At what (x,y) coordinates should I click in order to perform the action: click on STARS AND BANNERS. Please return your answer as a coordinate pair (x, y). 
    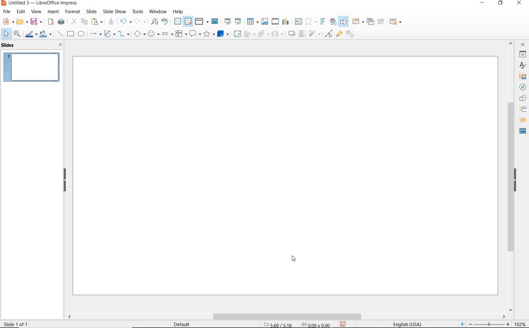
    Looking at the image, I should click on (208, 35).